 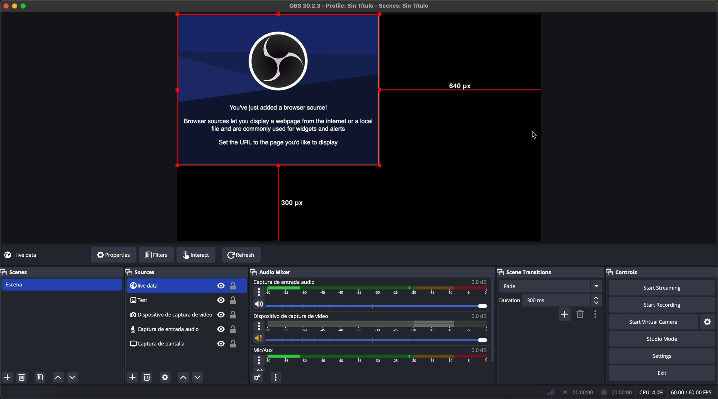 I want to click on pointer, so click(x=534, y=135).